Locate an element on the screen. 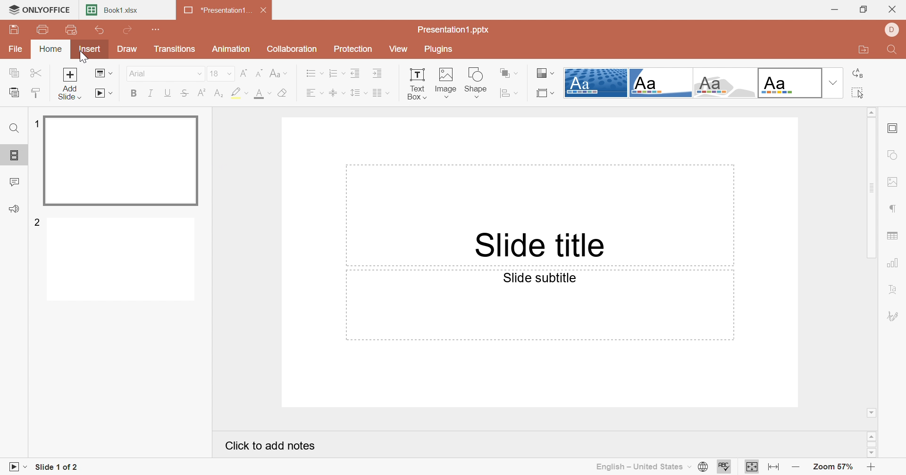 Image resolution: width=906 pixels, height=475 pixels. Drop Down is located at coordinates (195, 75).